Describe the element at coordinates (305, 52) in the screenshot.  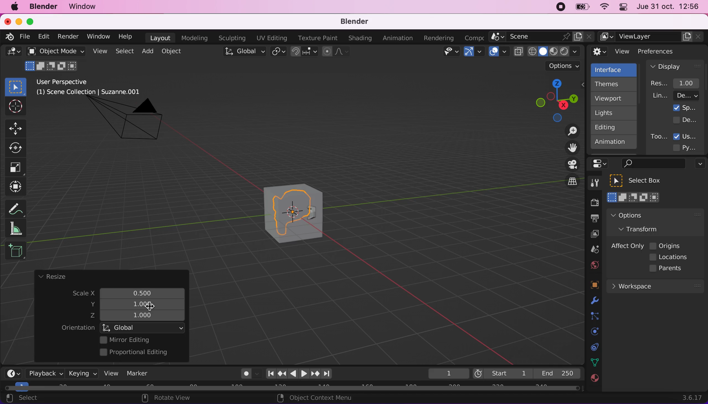
I see `snap` at that location.